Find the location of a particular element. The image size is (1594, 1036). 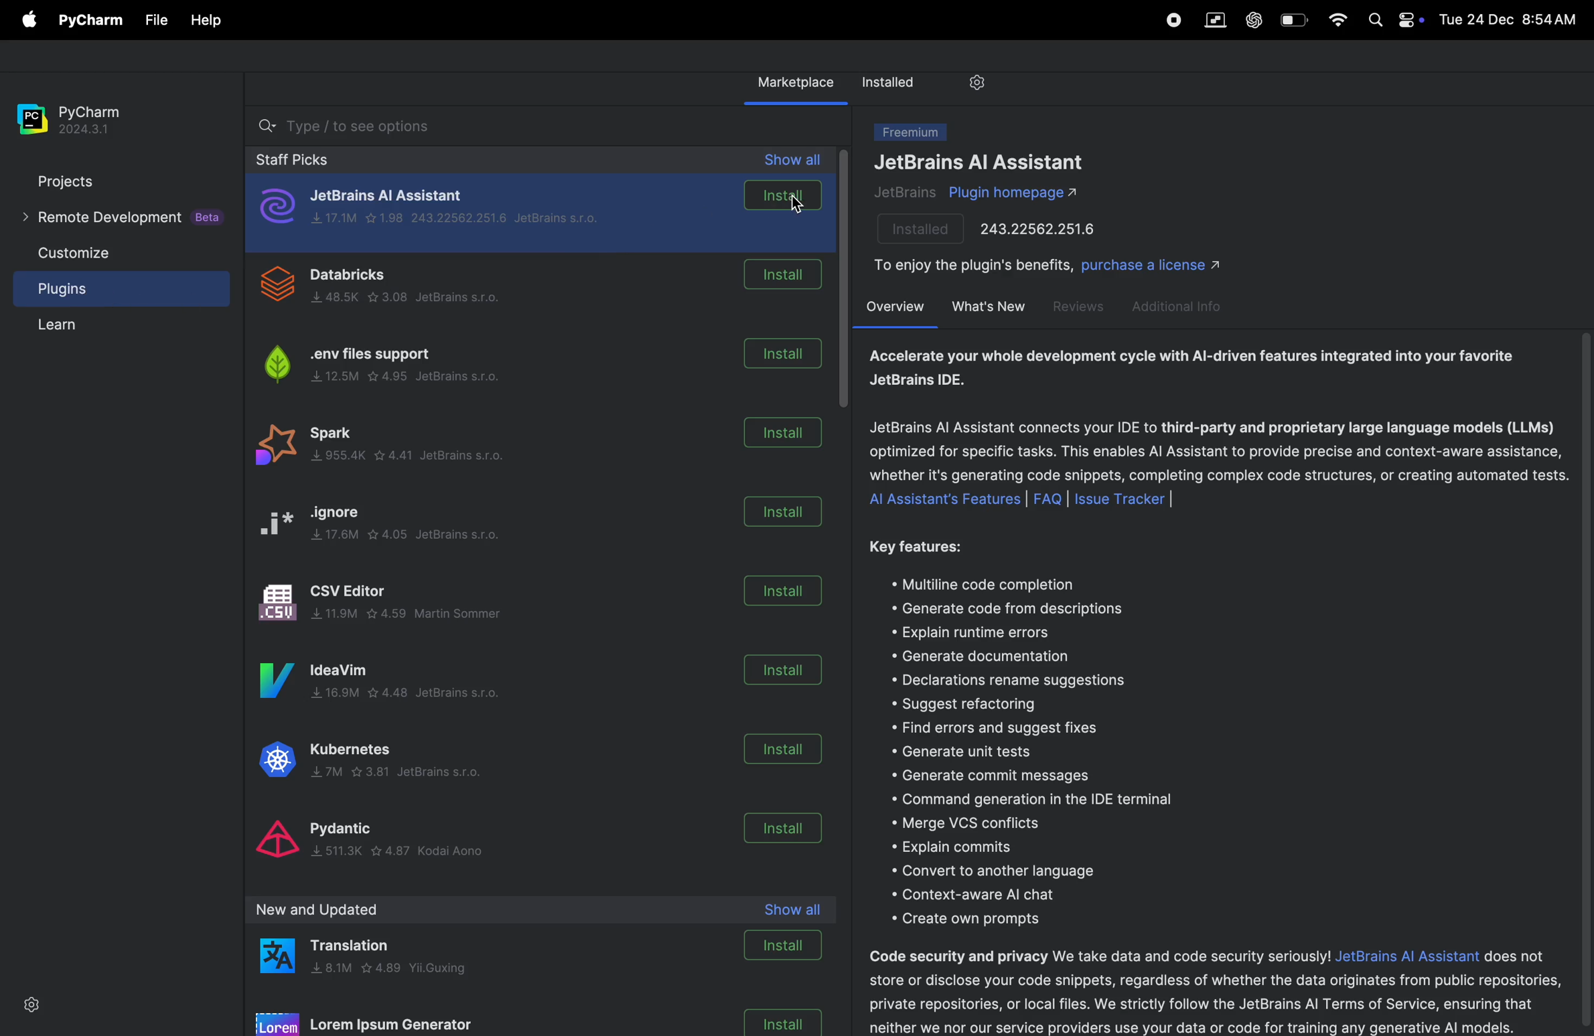

features lists is located at coordinates (1035, 752).